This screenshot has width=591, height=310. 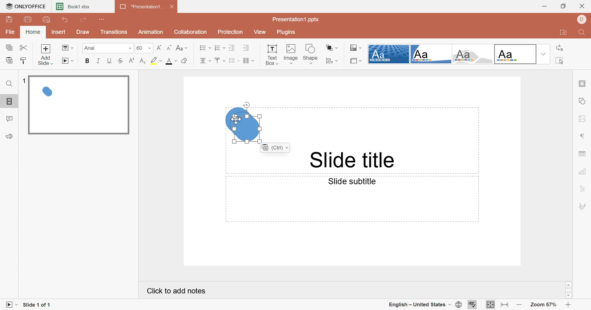 I want to click on Select all, so click(x=558, y=61).